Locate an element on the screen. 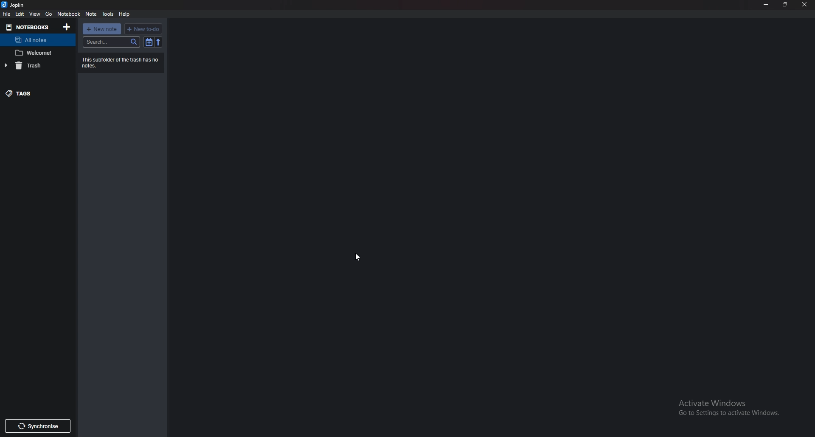  help is located at coordinates (124, 14).